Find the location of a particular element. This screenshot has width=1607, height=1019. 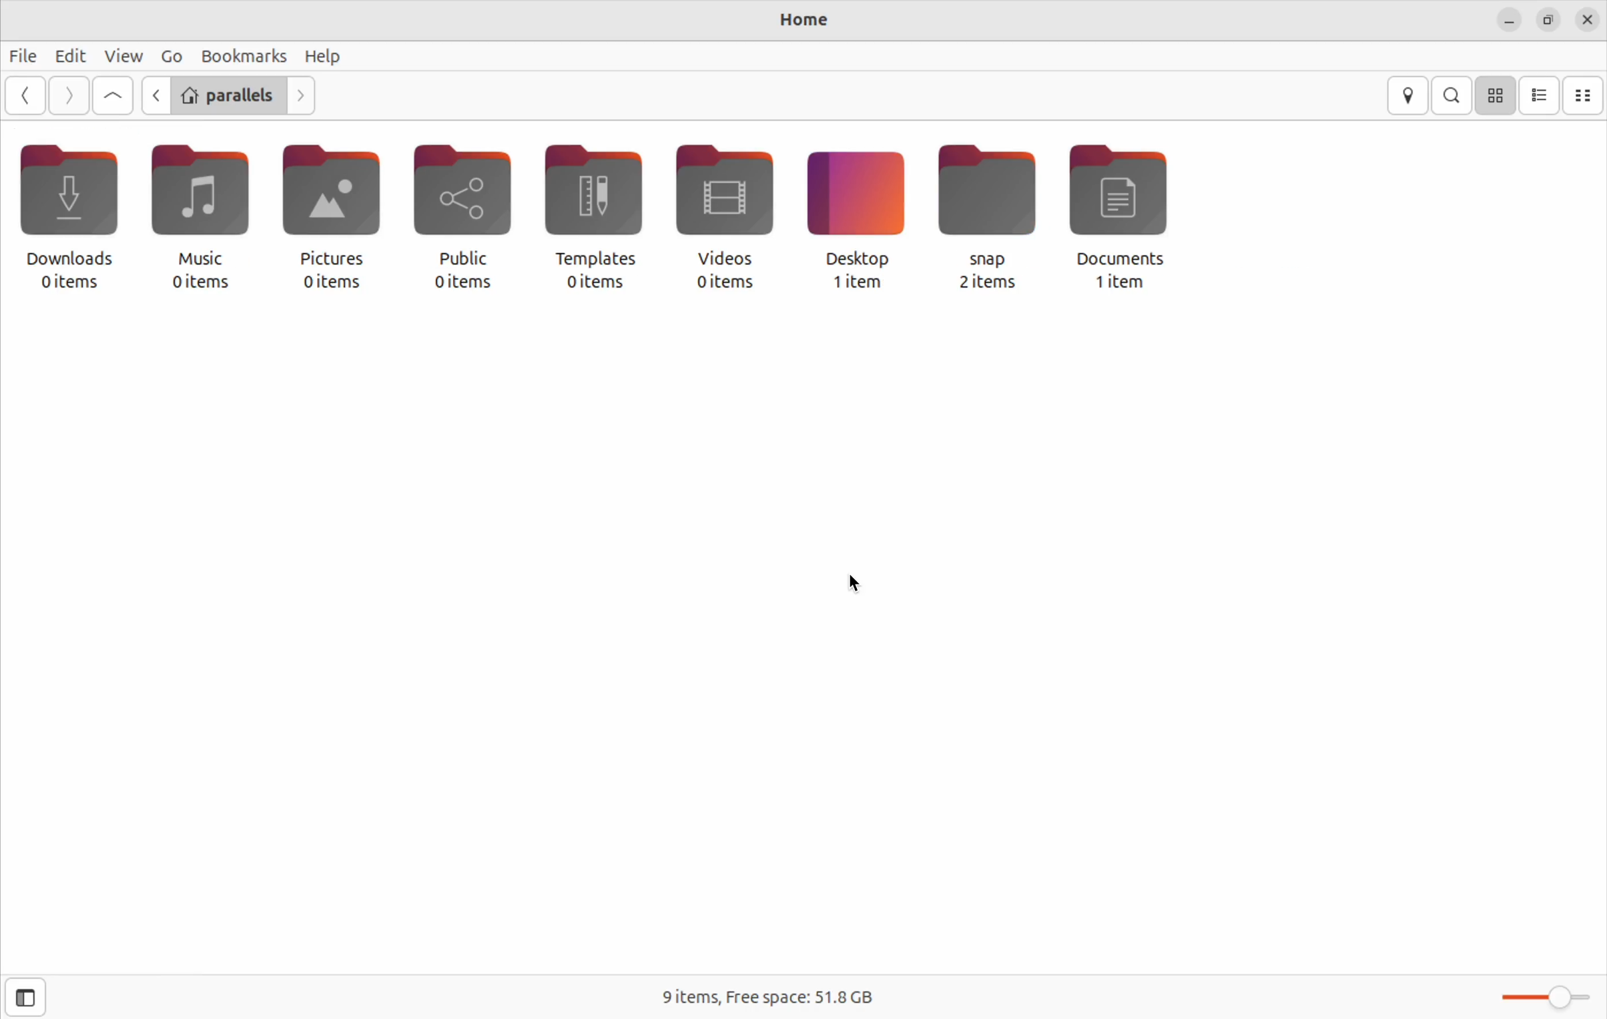

search is located at coordinates (1453, 95).